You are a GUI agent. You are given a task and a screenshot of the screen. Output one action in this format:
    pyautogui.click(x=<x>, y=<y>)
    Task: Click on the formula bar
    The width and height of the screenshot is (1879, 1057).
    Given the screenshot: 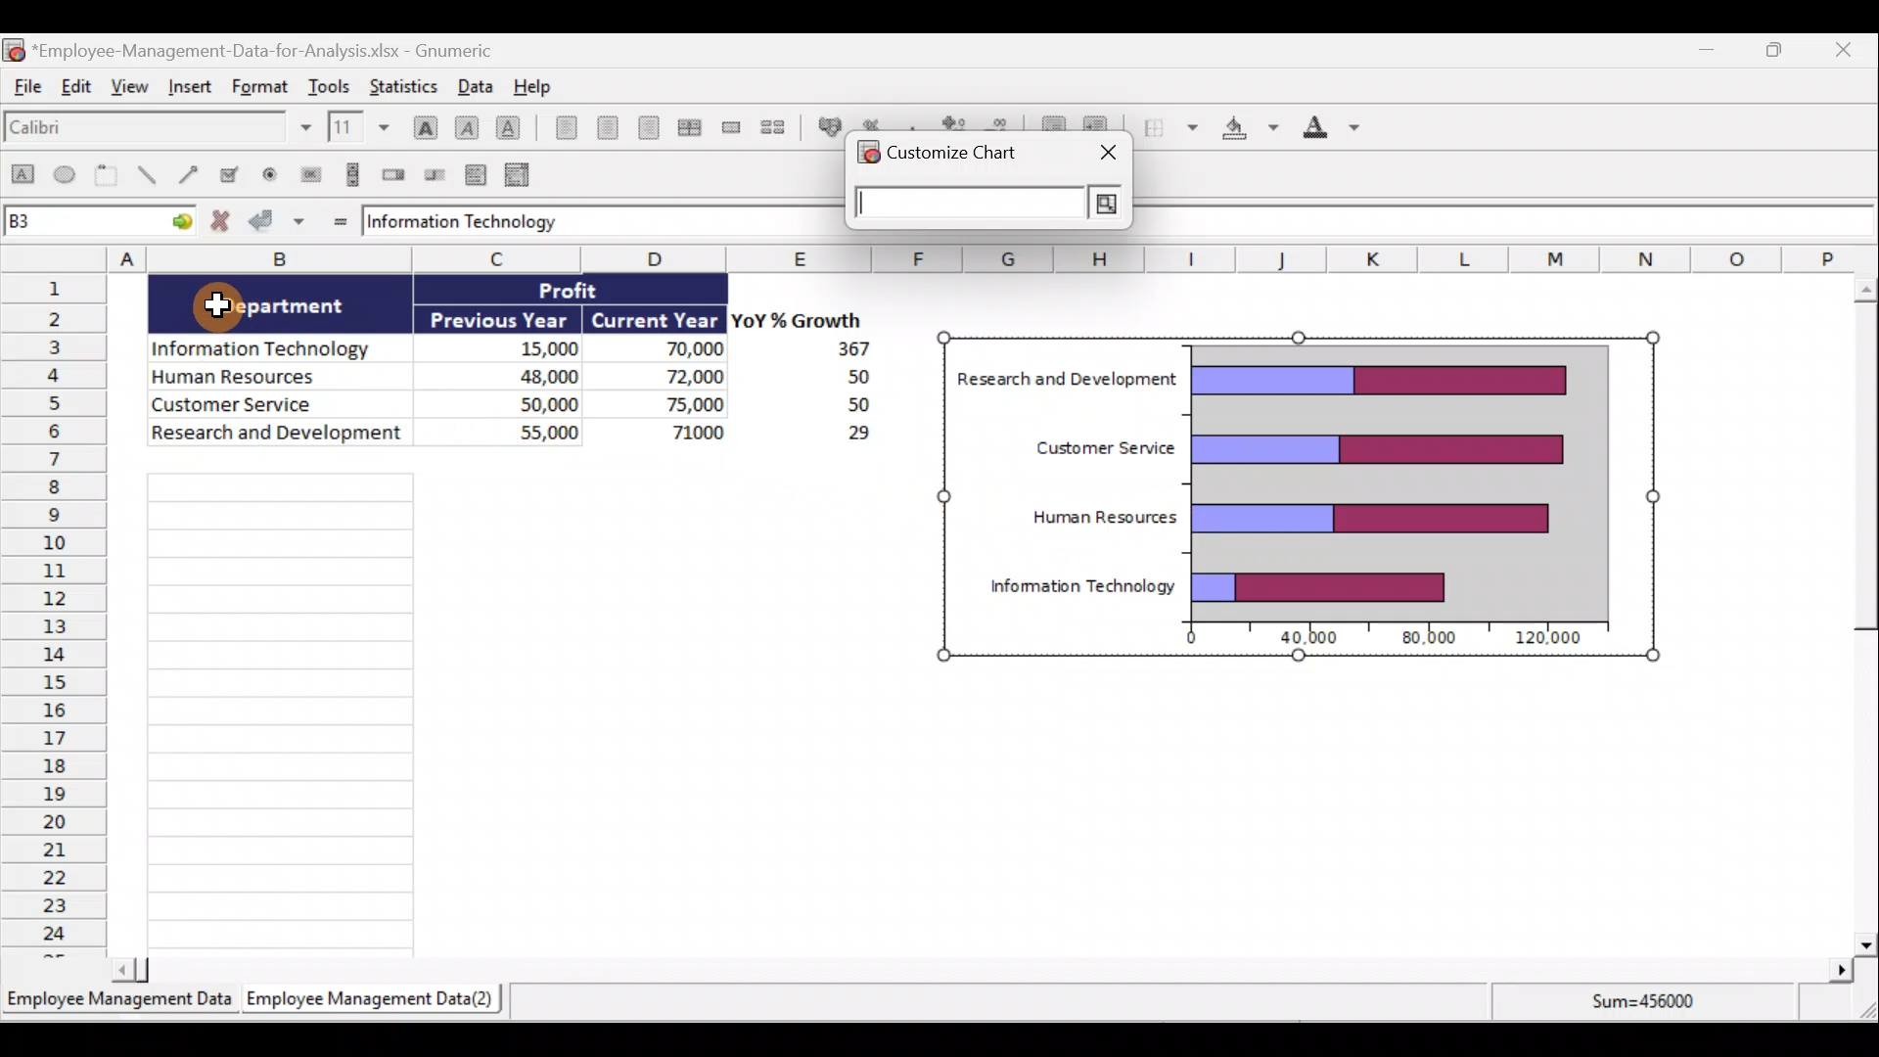 What is the action you would take?
    pyautogui.click(x=586, y=223)
    